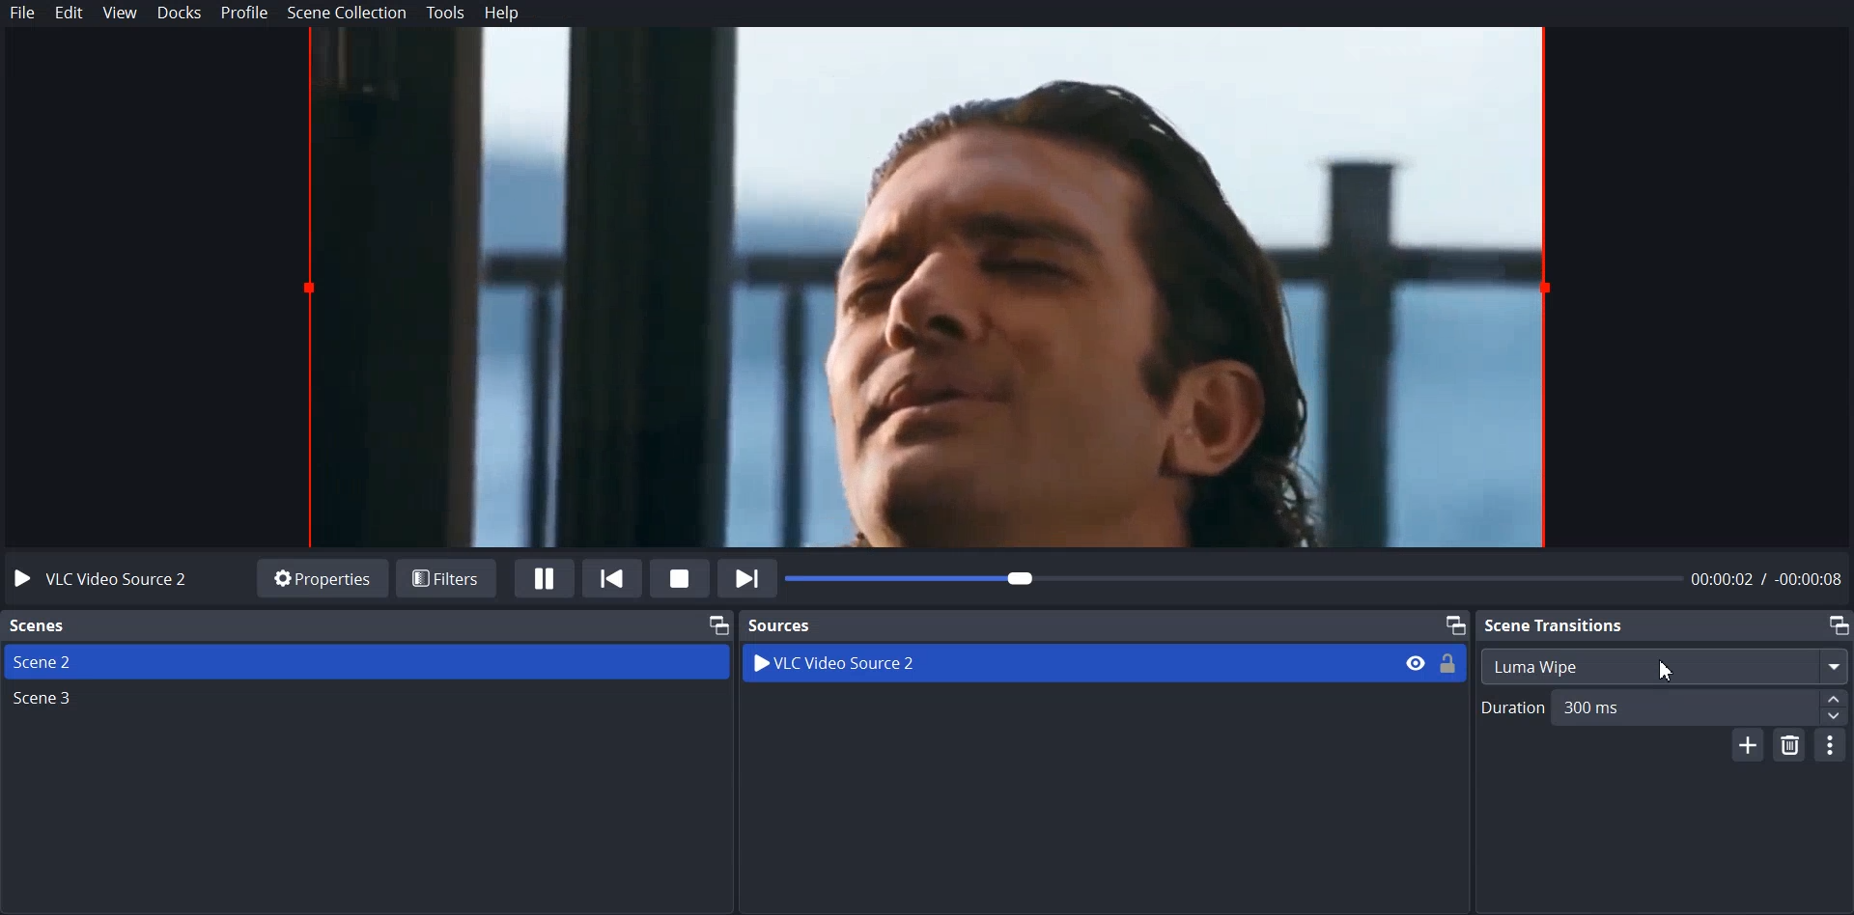  What do you see at coordinates (446, 13) in the screenshot?
I see `Tools` at bounding box center [446, 13].